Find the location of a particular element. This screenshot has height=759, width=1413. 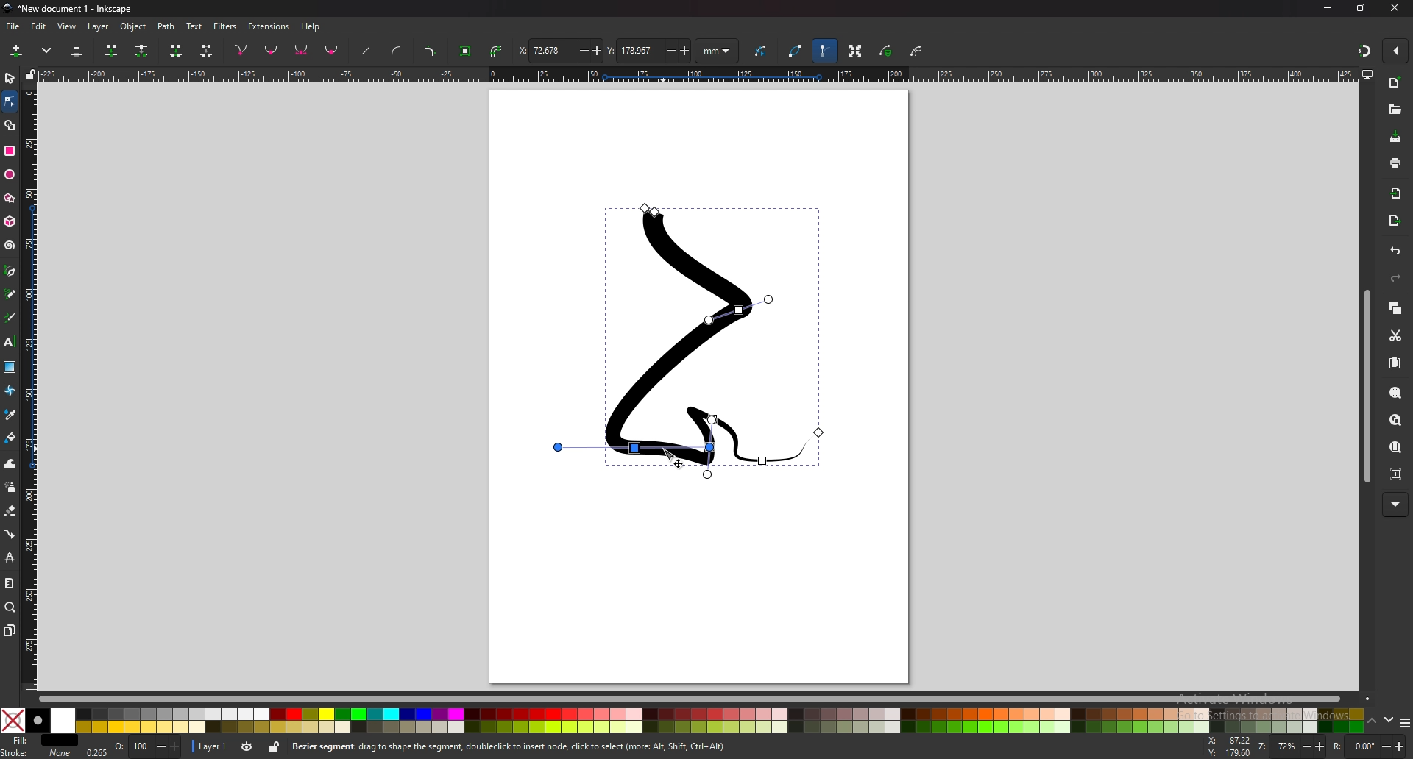

units is located at coordinates (718, 51).